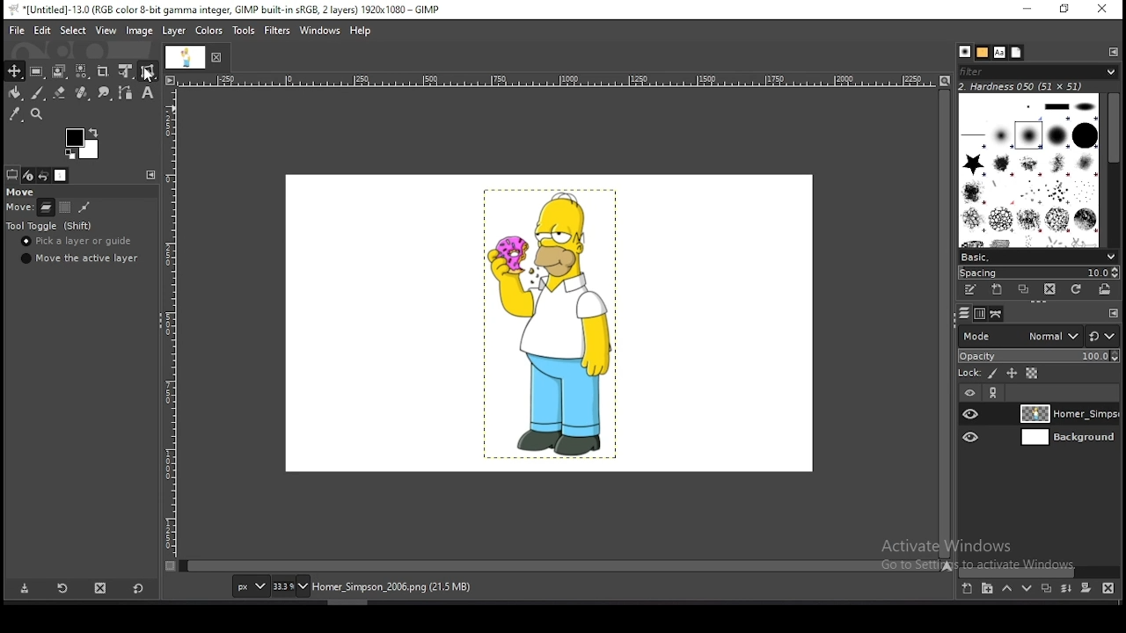 The image size is (1126, 633). Describe the element at coordinates (1084, 588) in the screenshot. I see `add a mask` at that location.